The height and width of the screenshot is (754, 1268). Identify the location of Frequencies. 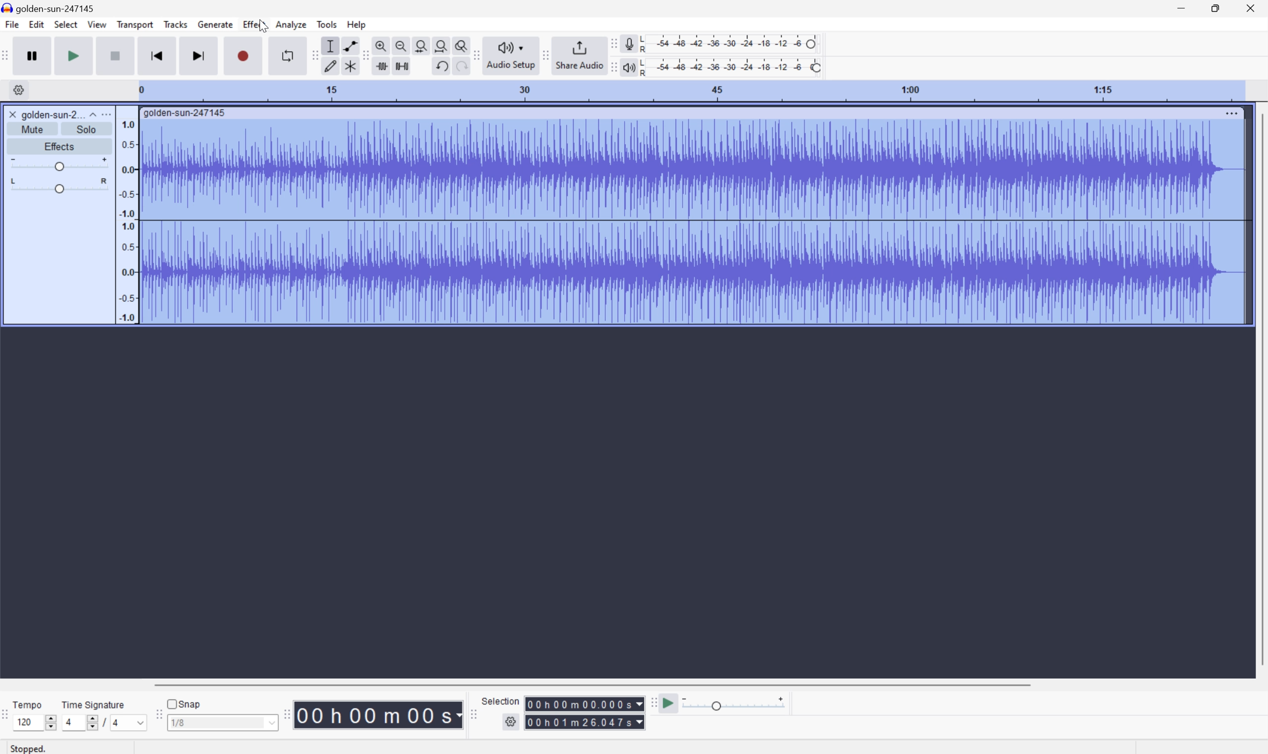
(128, 221).